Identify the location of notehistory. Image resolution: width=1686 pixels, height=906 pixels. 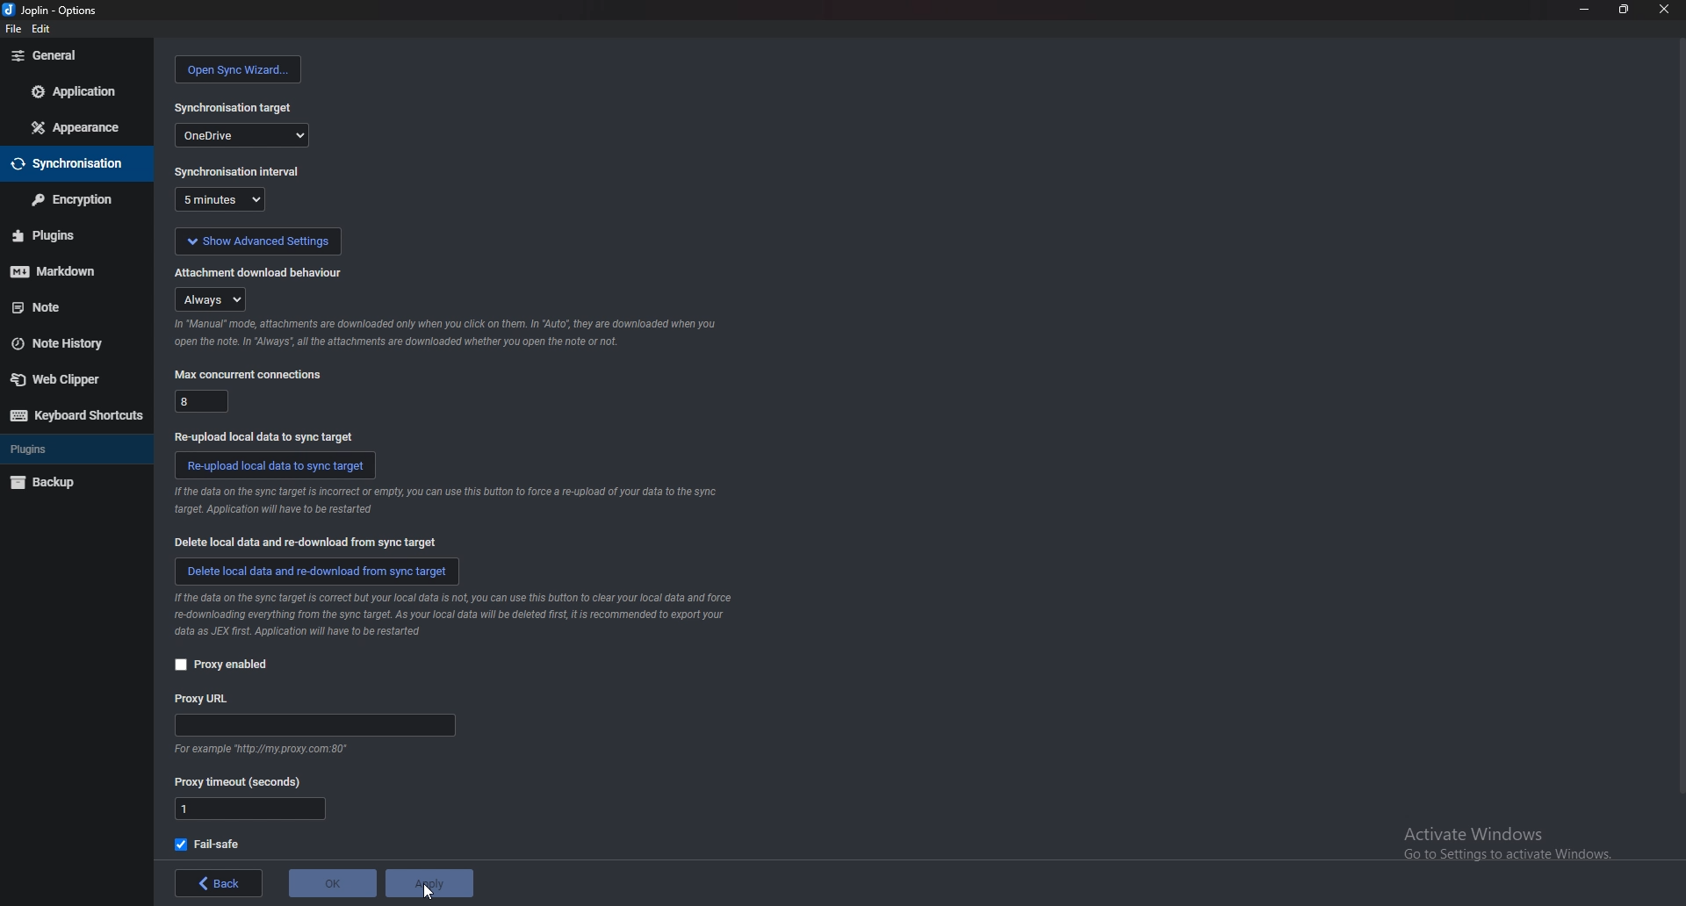
(72, 343).